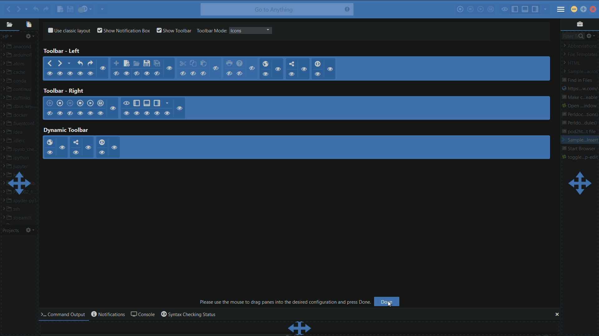 The width and height of the screenshot is (599, 336). Describe the element at coordinates (90, 73) in the screenshot. I see `show/hide` at that location.